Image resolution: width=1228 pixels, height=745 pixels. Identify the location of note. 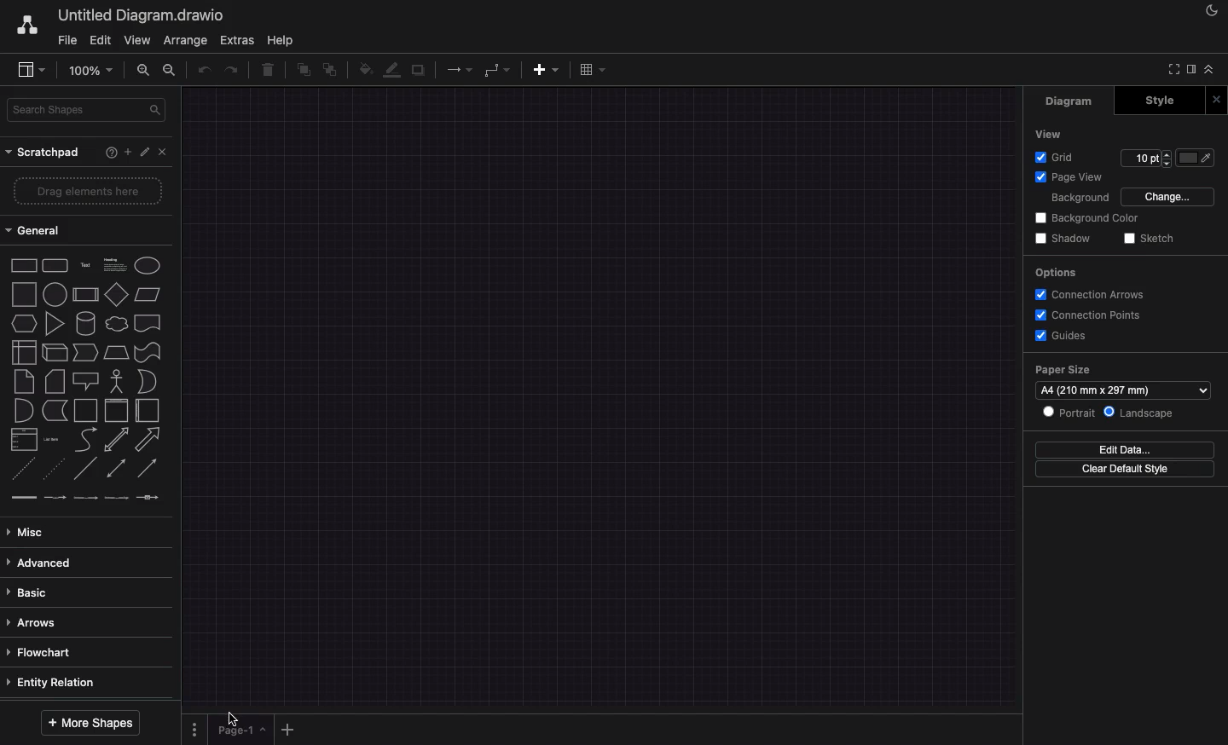
(25, 381).